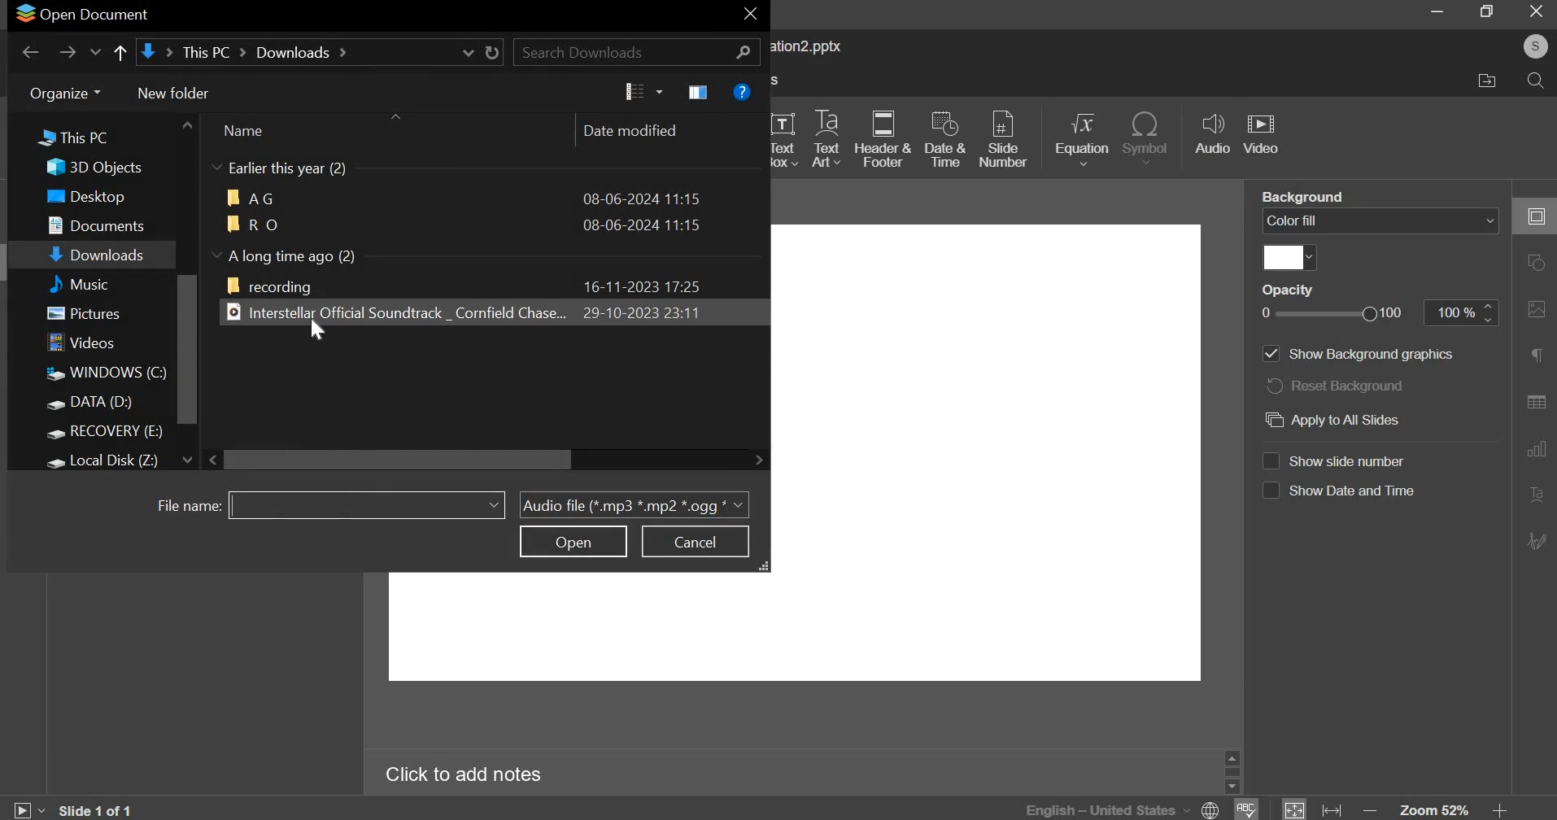 This screenshot has width=1557, height=820. I want to click on recent locations, so click(95, 51).